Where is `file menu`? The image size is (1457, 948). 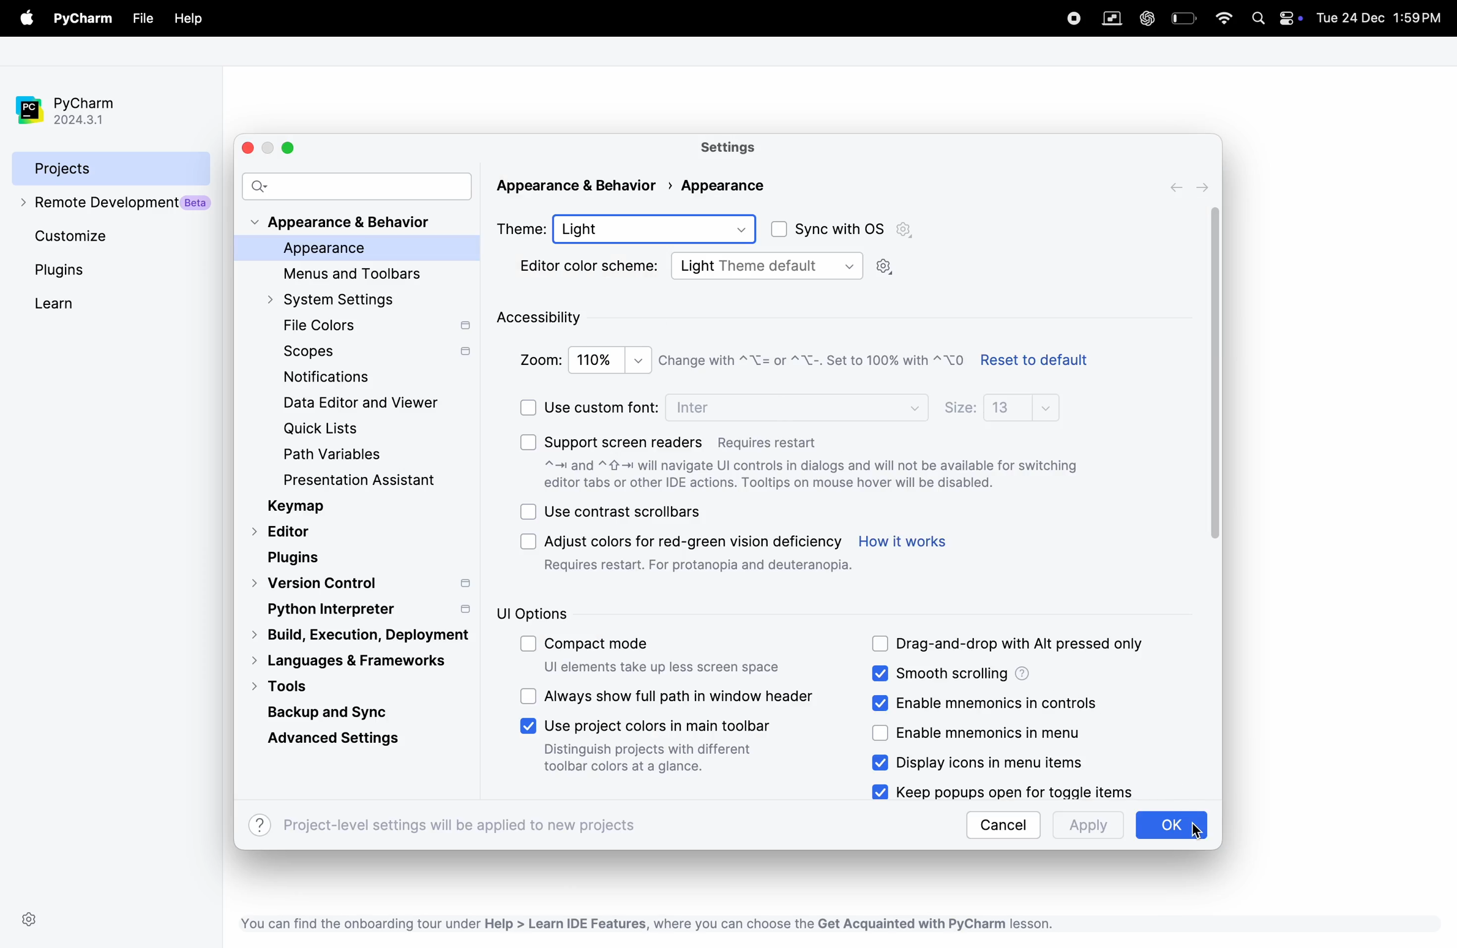
file menu is located at coordinates (24, 18).